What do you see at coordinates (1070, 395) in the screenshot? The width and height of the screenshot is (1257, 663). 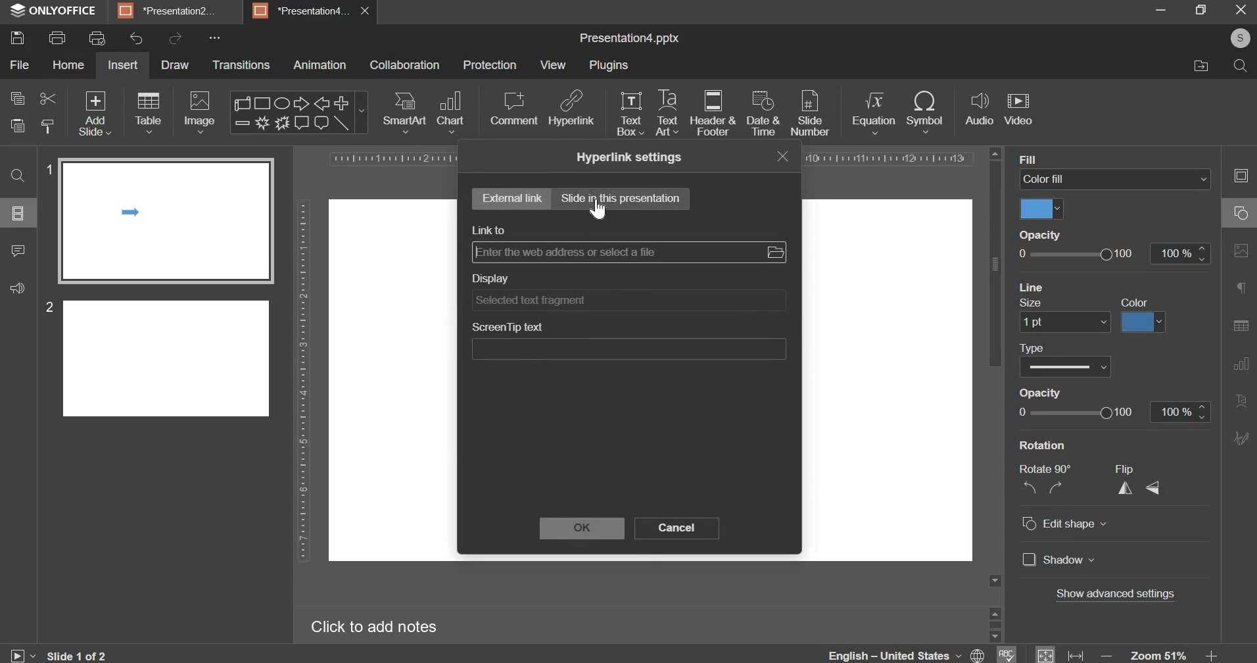 I see `` at bounding box center [1070, 395].